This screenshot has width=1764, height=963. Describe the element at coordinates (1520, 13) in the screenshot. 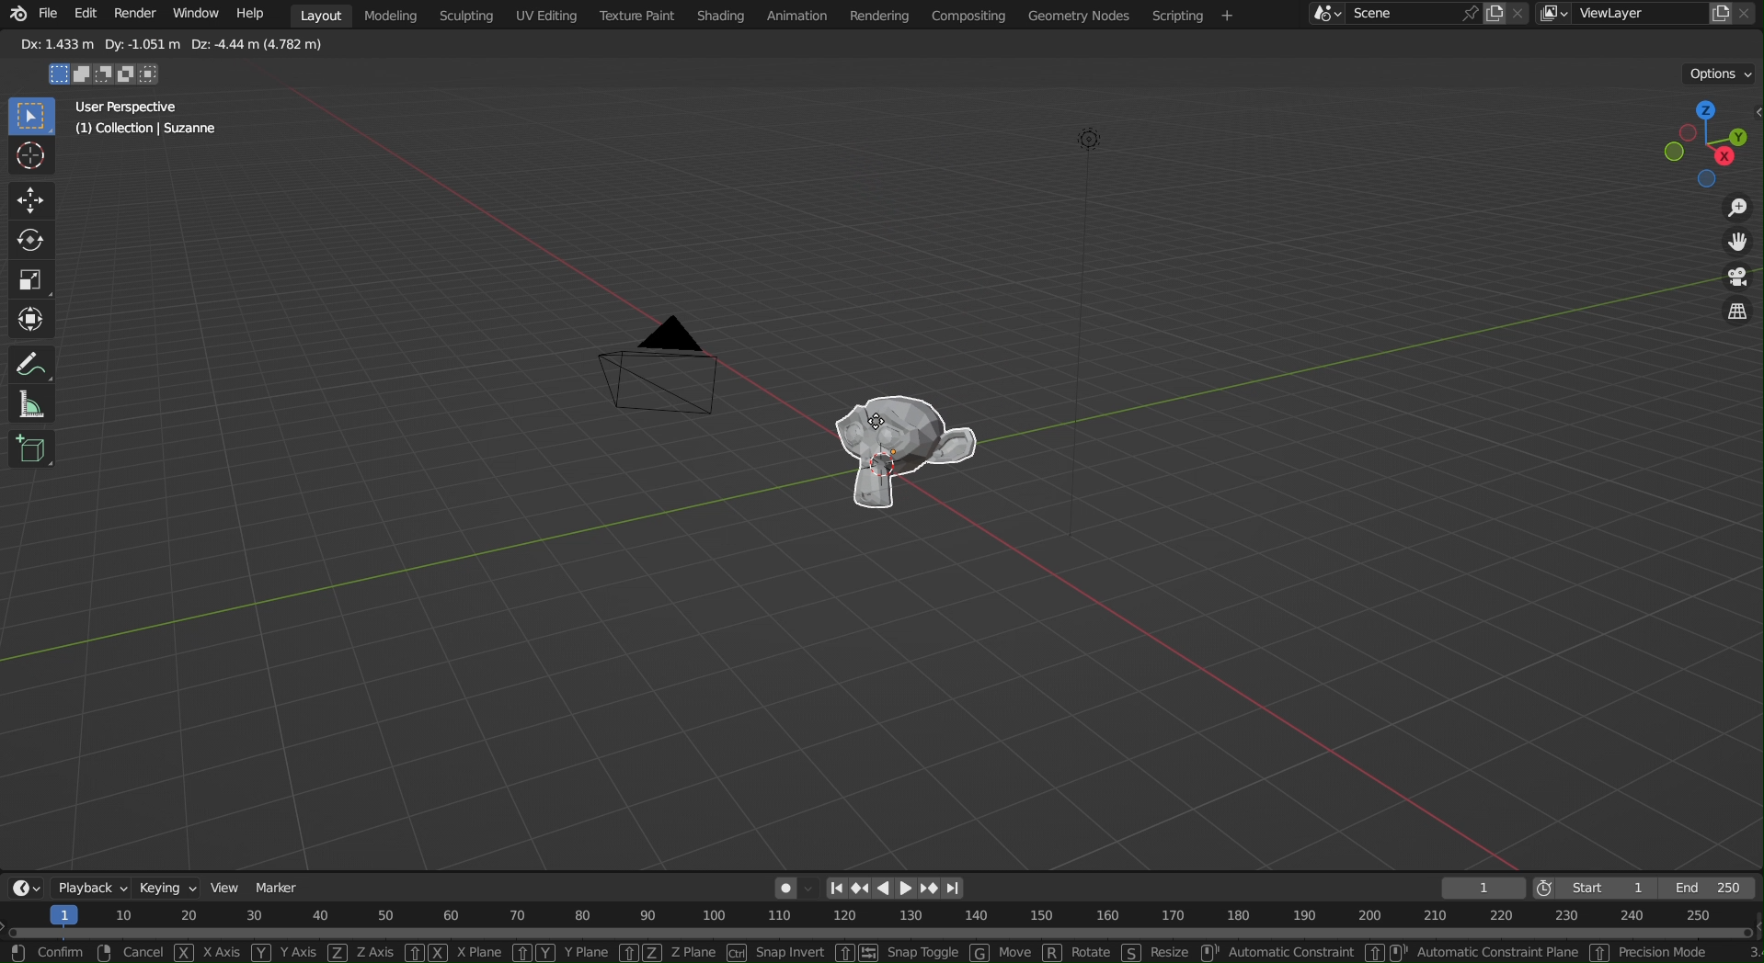

I see `close` at that location.